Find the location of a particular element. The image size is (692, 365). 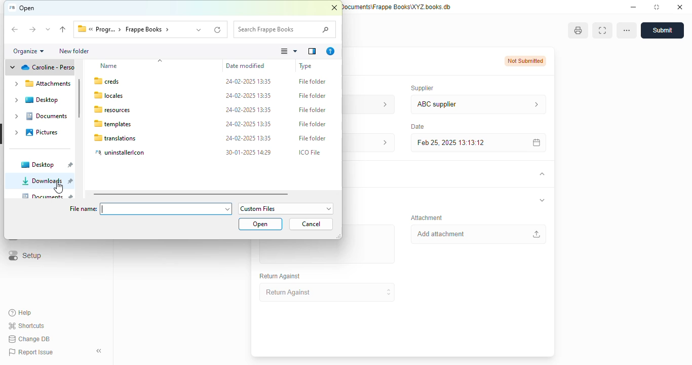

File folder is located at coordinates (313, 109).